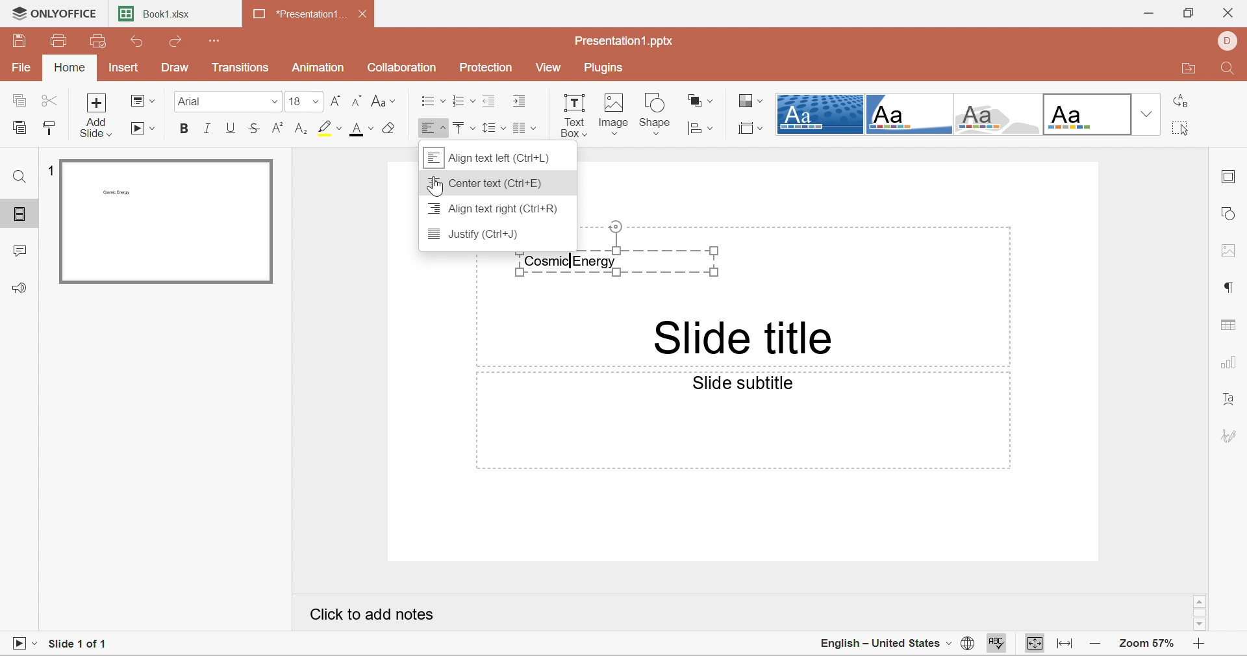  I want to click on Check spelling, so click(998, 644).